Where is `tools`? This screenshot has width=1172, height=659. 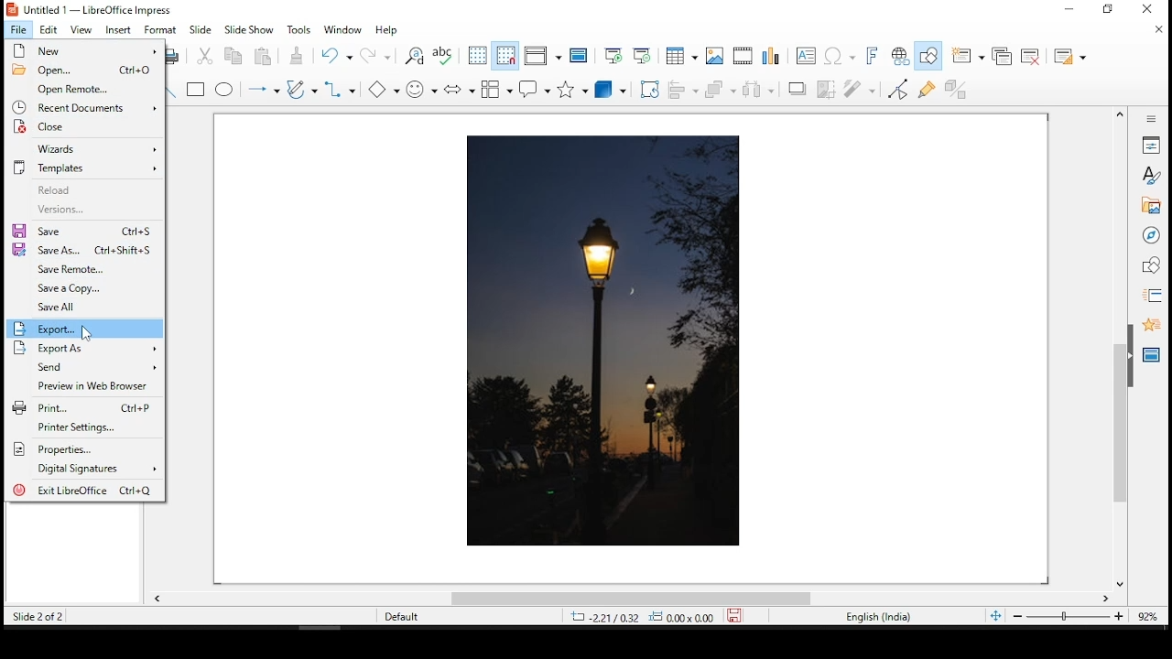 tools is located at coordinates (303, 33).